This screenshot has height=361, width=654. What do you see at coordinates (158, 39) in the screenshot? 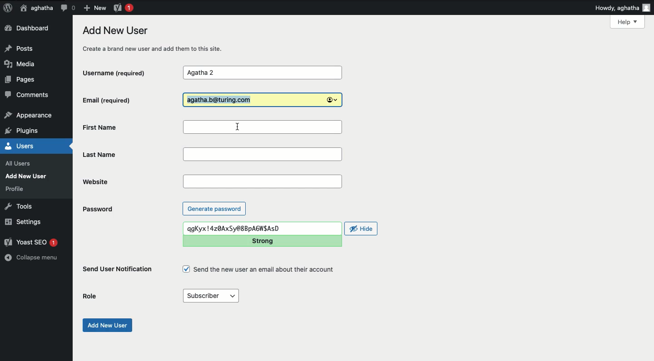
I see `Add new user create a brand new user and add them to this site.` at bounding box center [158, 39].